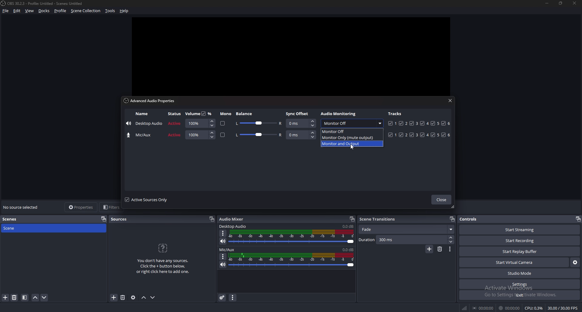 This screenshot has width=582, height=312. I want to click on audio monitoring, so click(339, 113).